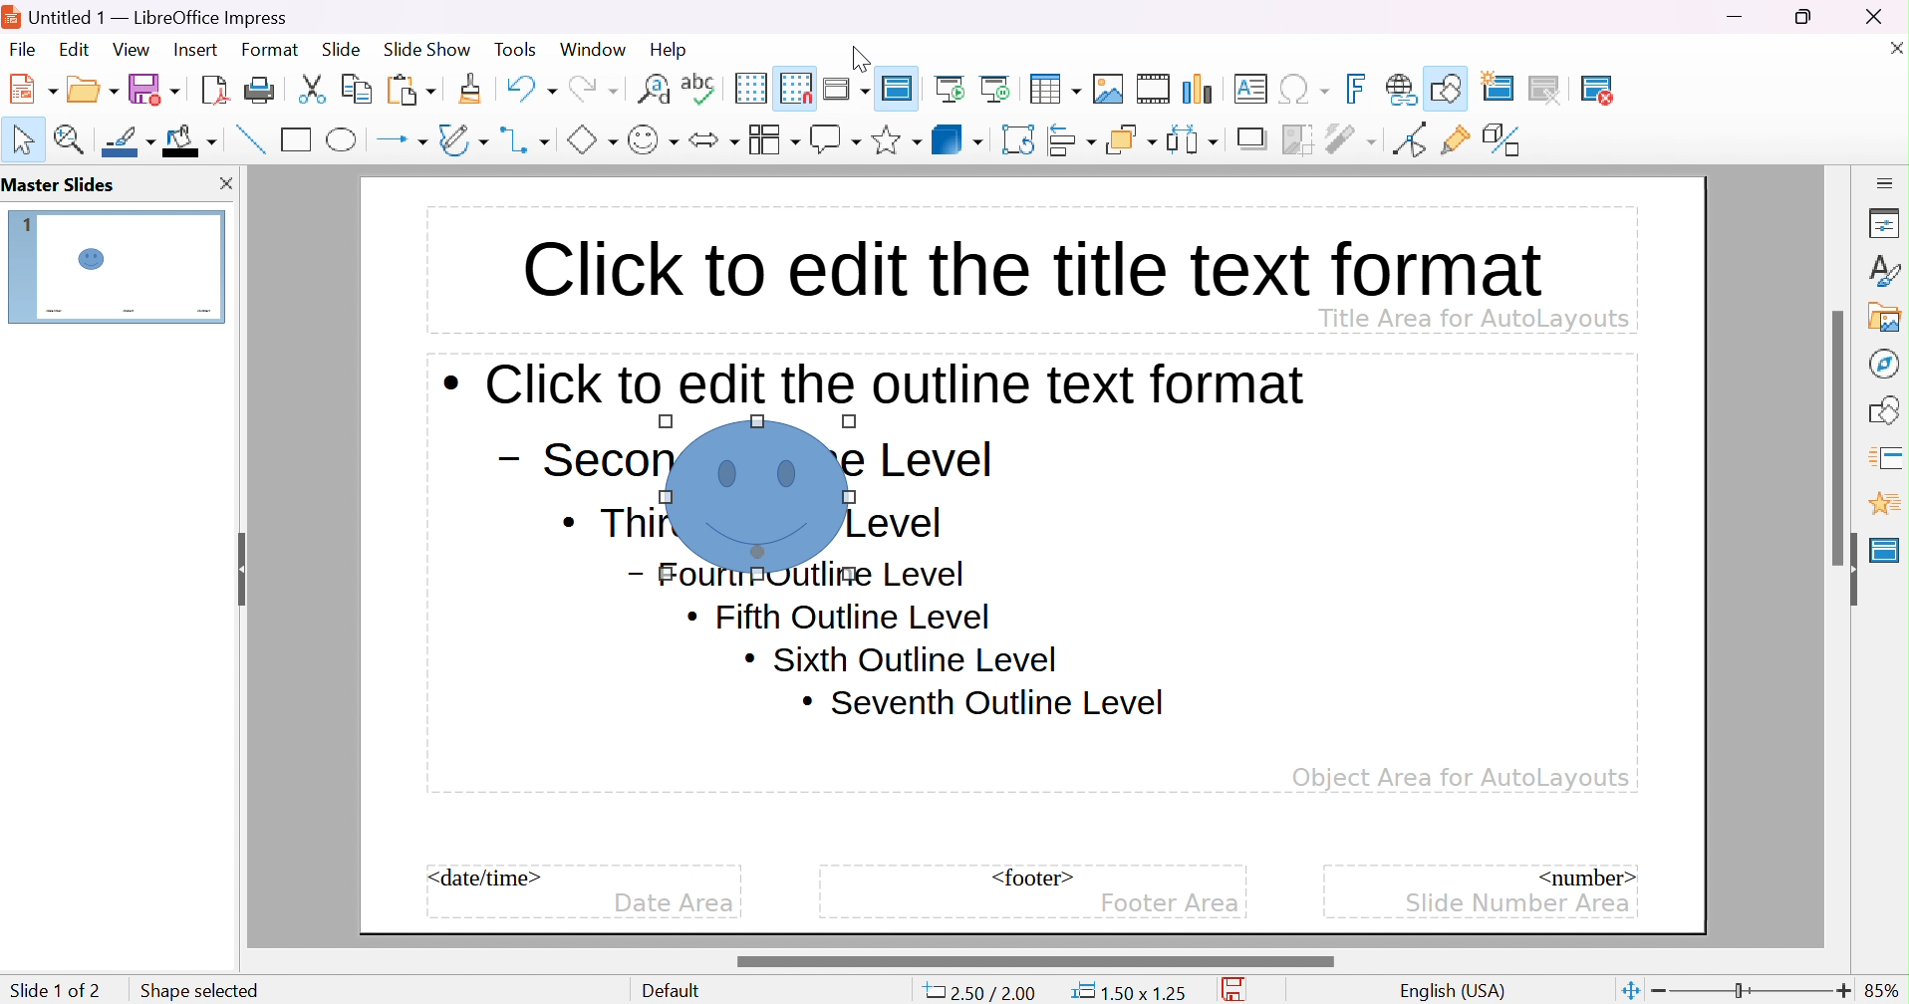 This screenshot has height=1004, width=1909. What do you see at coordinates (1109, 89) in the screenshot?
I see `insert image` at bounding box center [1109, 89].